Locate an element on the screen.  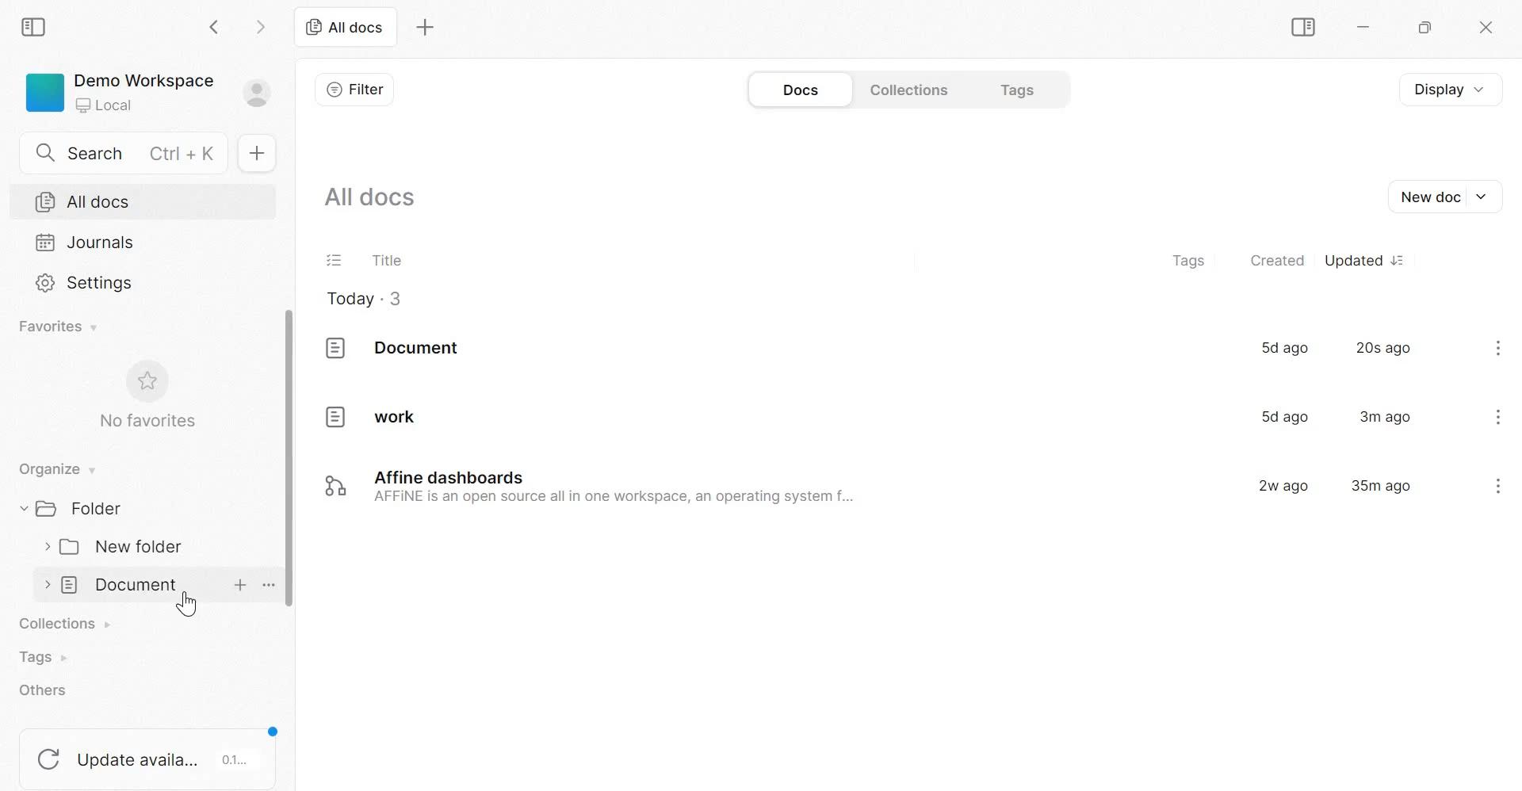
New tab is located at coordinates (425, 26).